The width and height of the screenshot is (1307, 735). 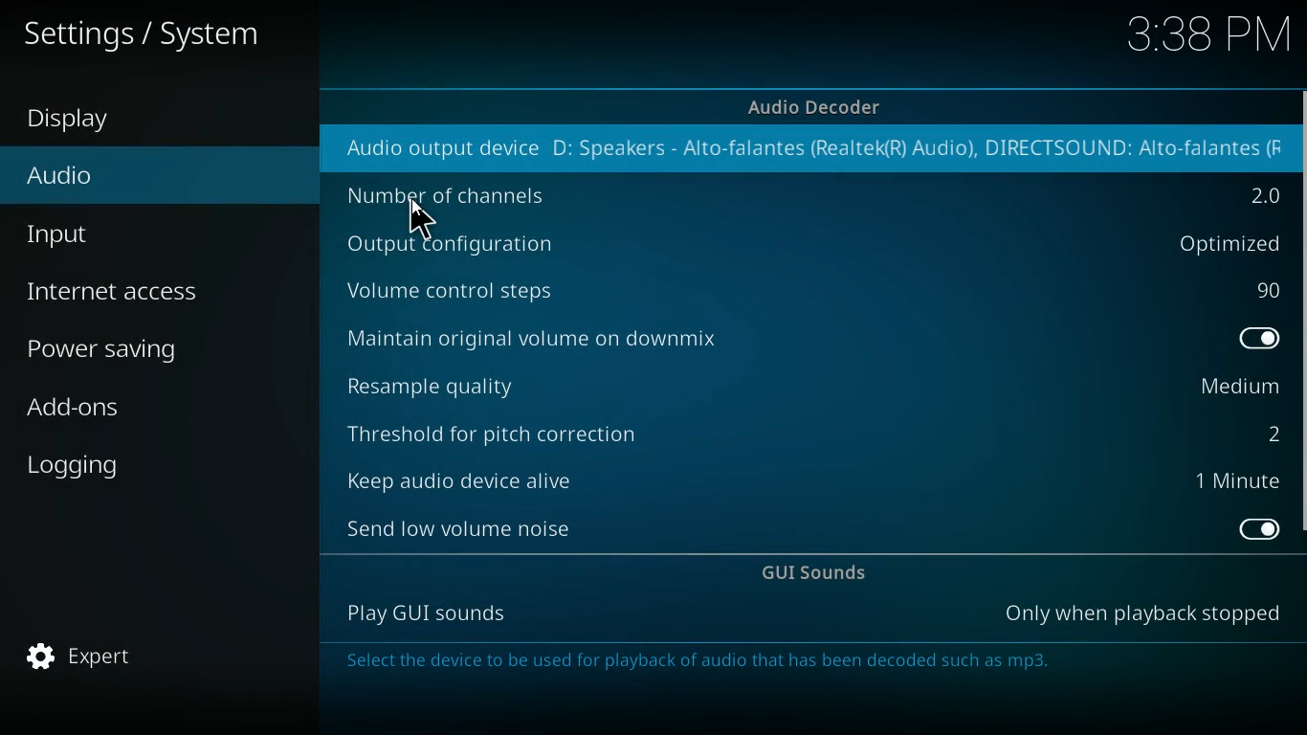 What do you see at coordinates (130, 461) in the screenshot?
I see `logging` at bounding box center [130, 461].